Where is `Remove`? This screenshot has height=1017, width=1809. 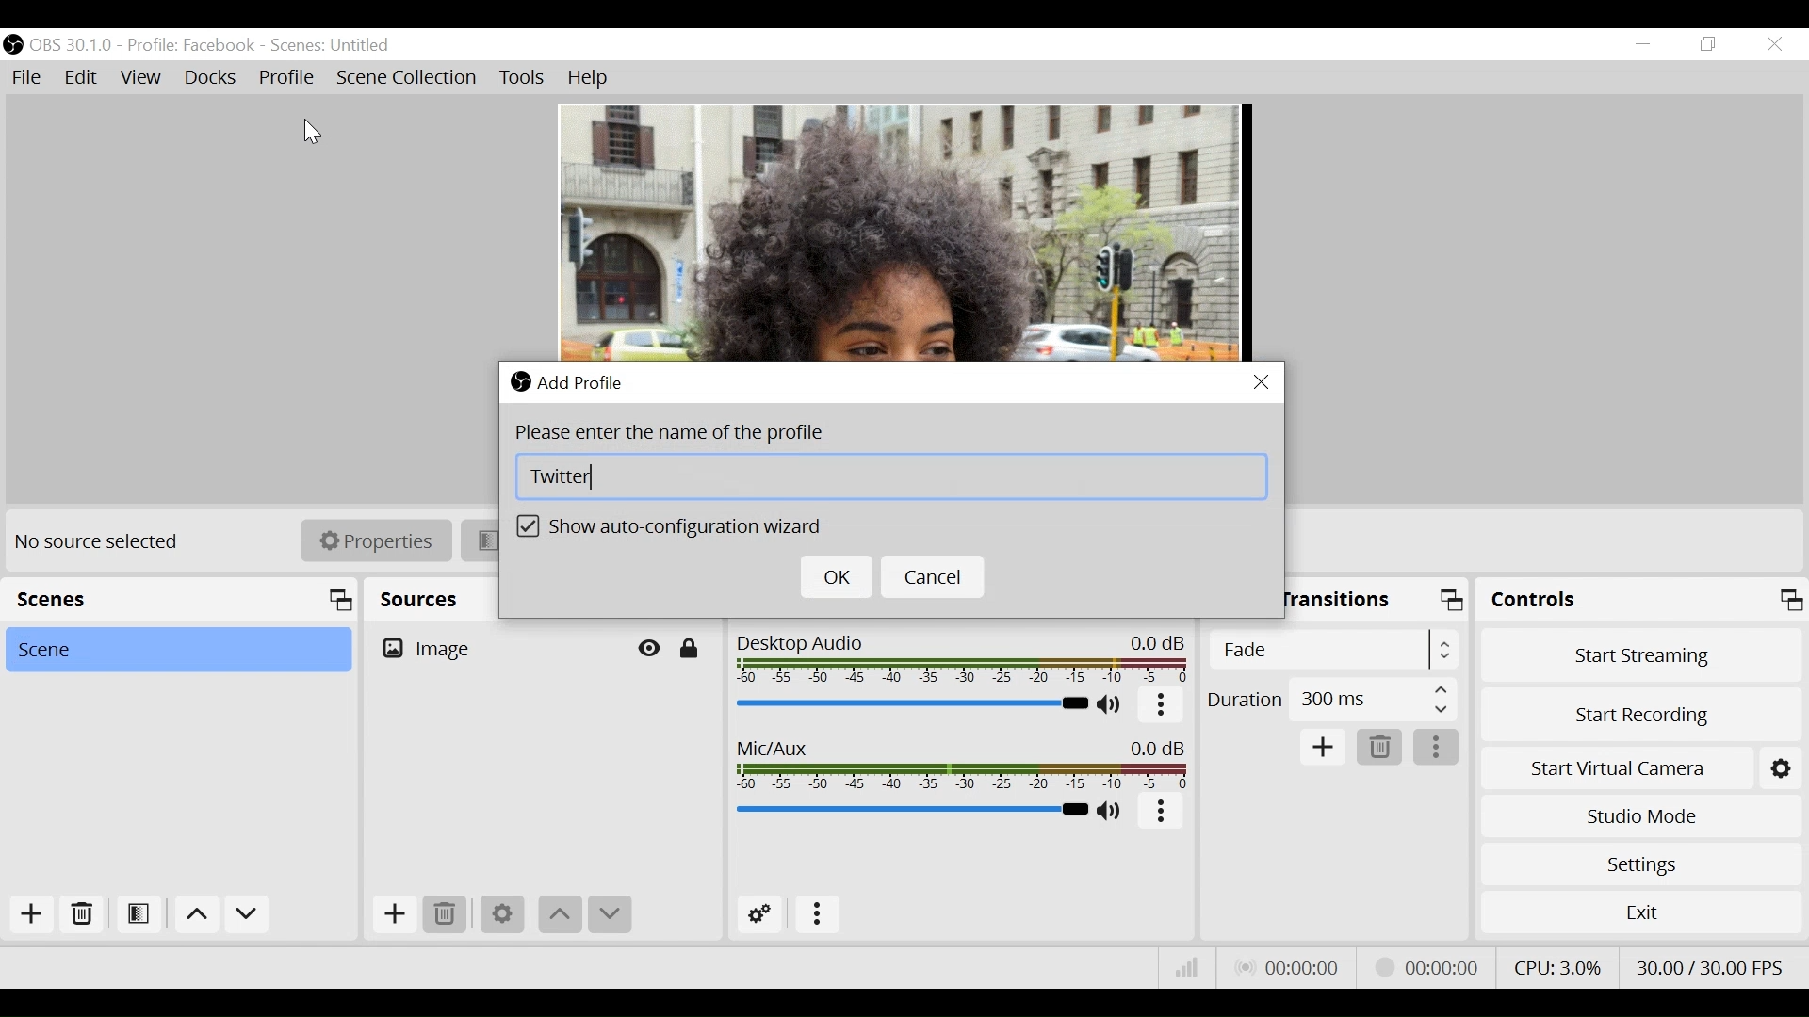
Remove is located at coordinates (80, 918).